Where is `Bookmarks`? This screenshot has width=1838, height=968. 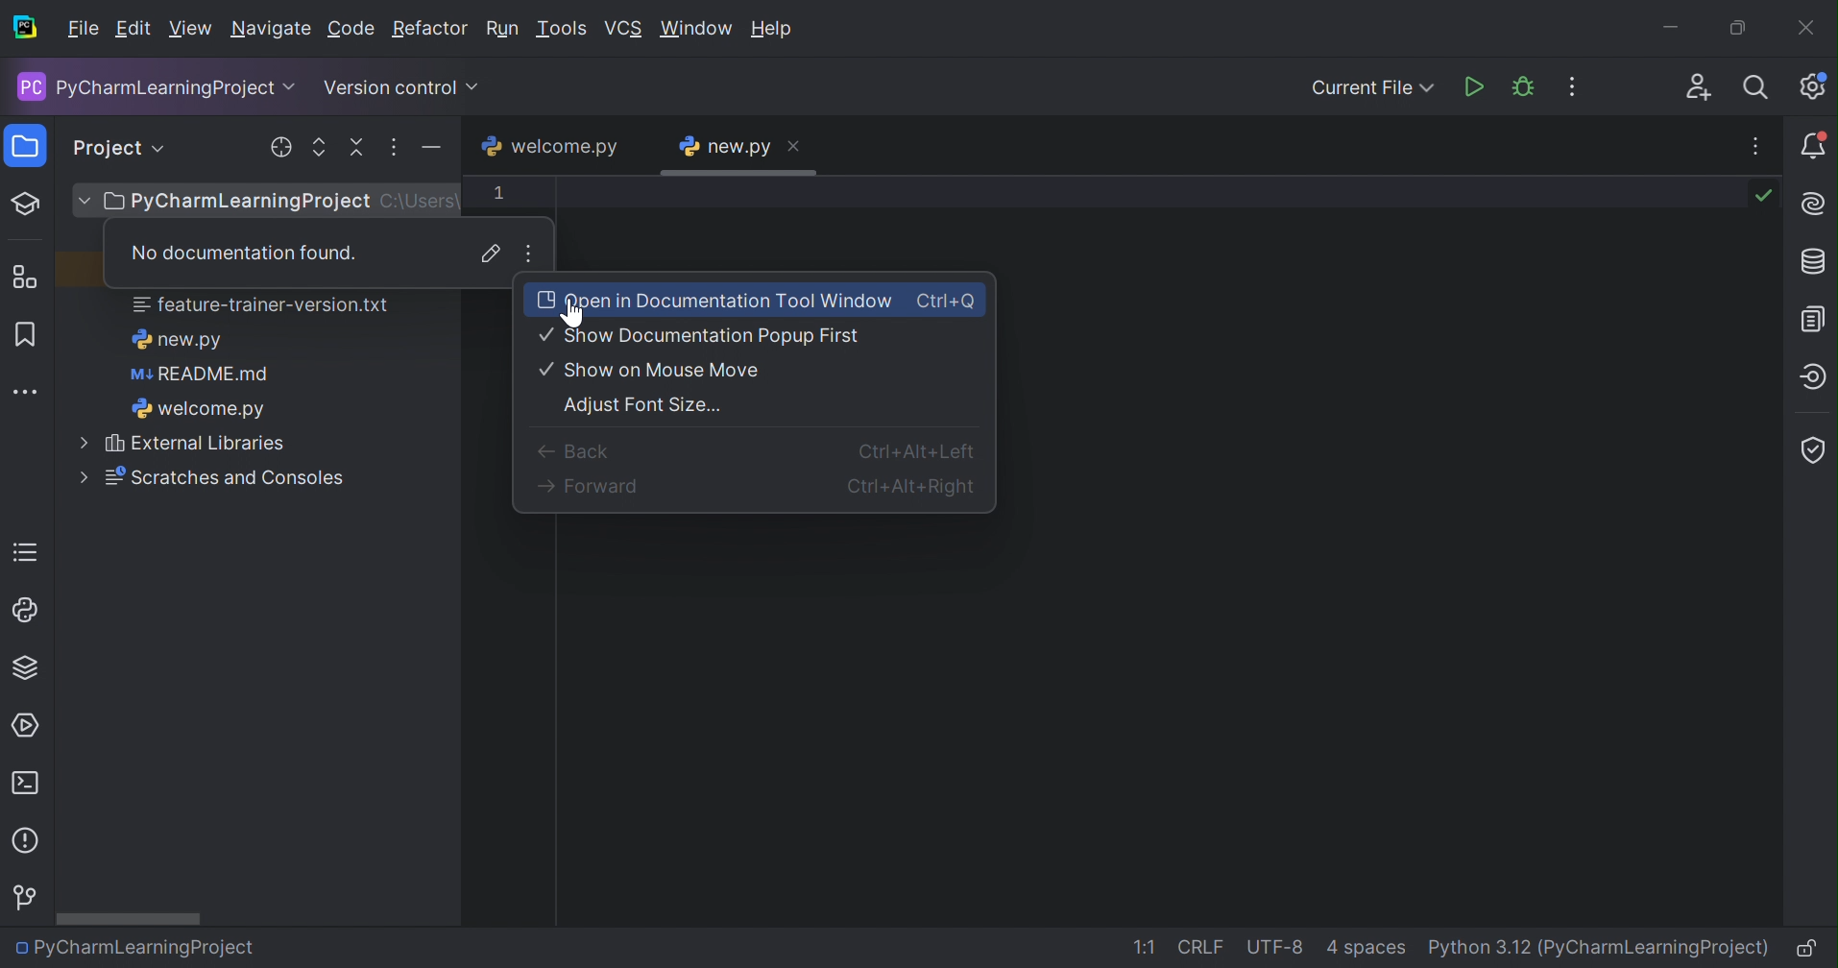 Bookmarks is located at coordinates (22, 332).